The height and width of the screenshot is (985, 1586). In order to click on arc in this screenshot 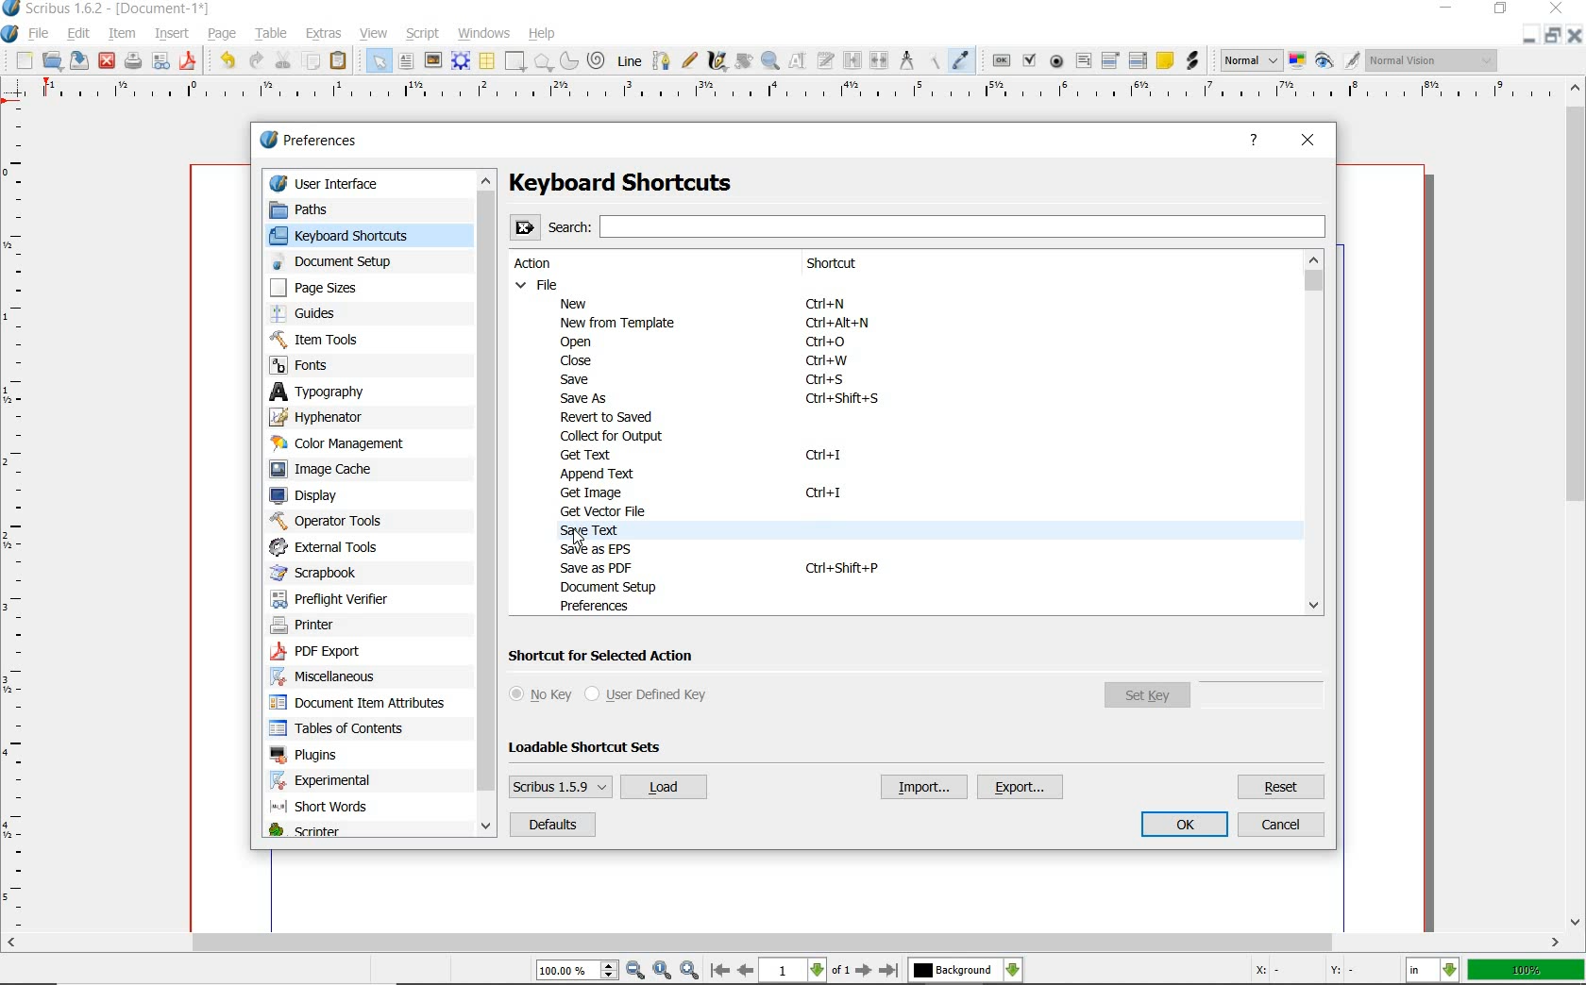, I will do `click(567, 62)`.